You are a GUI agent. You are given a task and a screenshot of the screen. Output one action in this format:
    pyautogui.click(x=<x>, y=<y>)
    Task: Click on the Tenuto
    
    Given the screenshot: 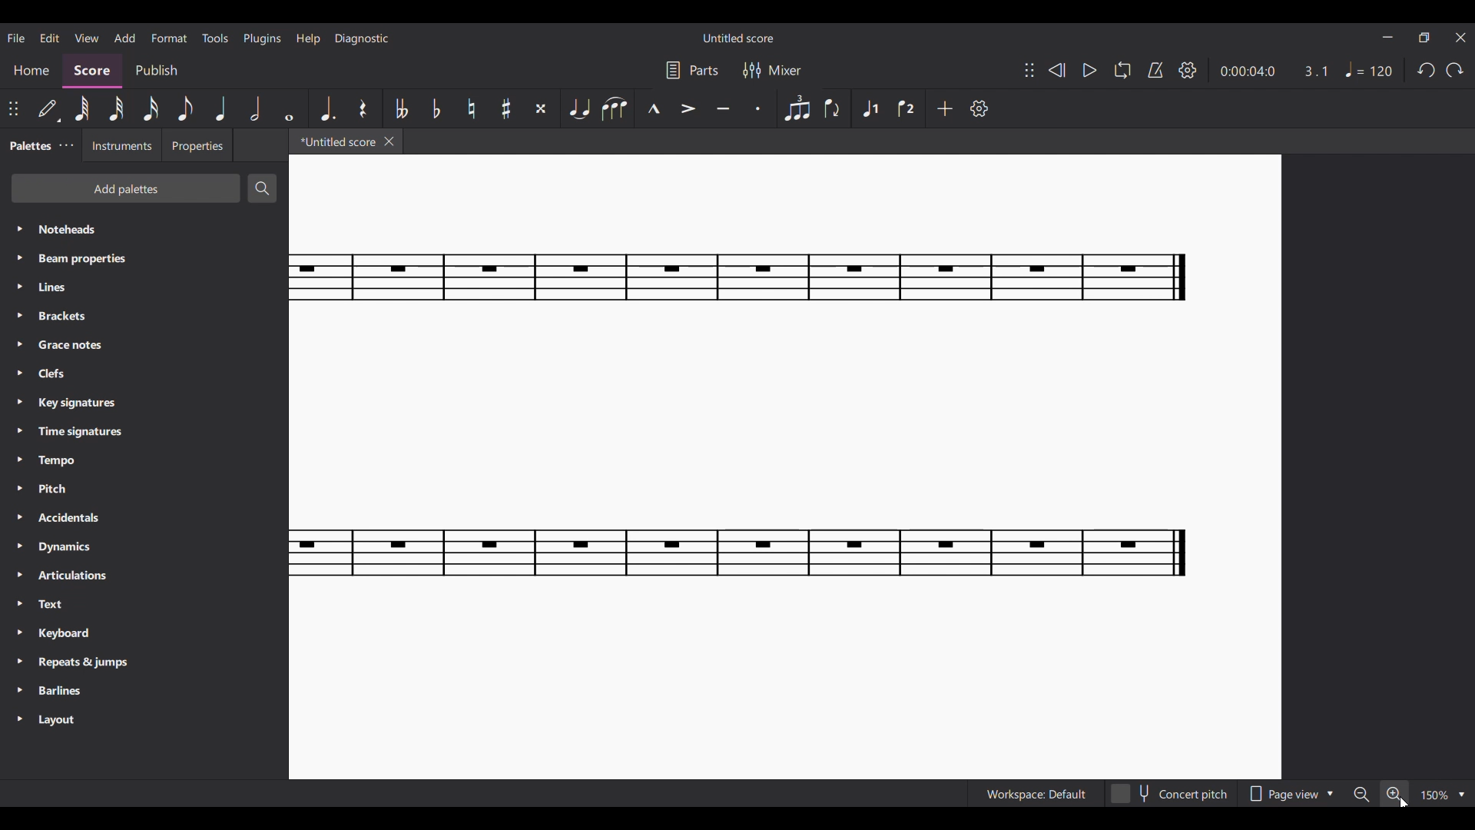 What is the action you would take?
    pyautogui.click(x=723, y=109)
    